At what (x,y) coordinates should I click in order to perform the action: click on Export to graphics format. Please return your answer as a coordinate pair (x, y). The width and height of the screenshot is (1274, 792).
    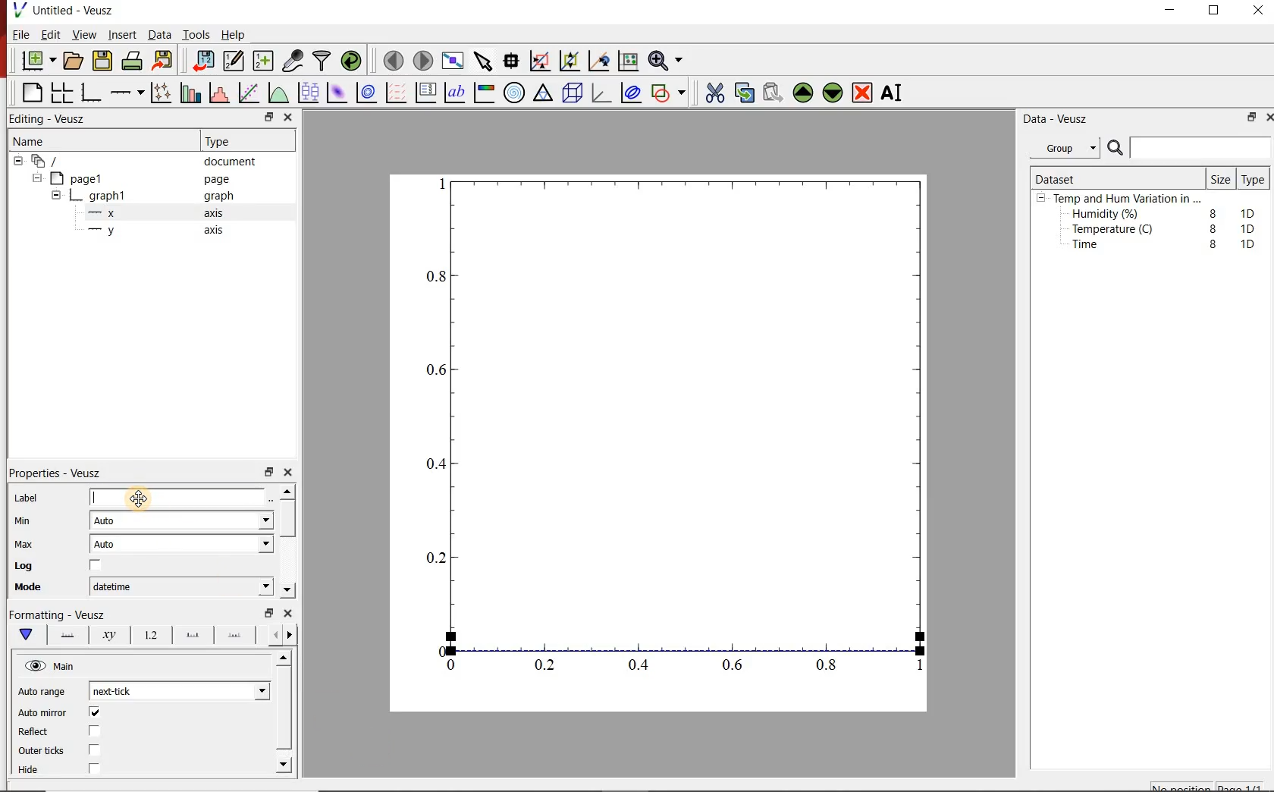
    Looking at the image, I should click on (165, 60).